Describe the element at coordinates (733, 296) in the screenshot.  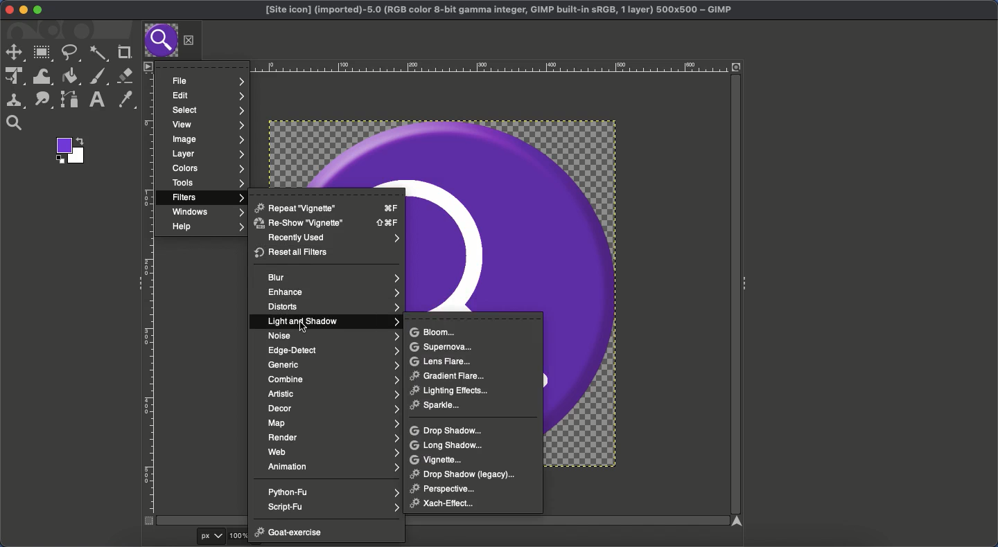
I see `Scroll` at that location.